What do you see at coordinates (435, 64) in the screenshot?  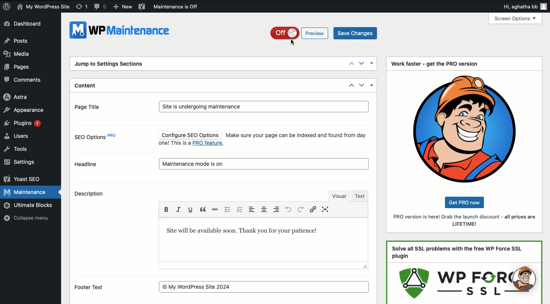 I see `Work faster - get the PRO version ` at bounding box center [435, 64].